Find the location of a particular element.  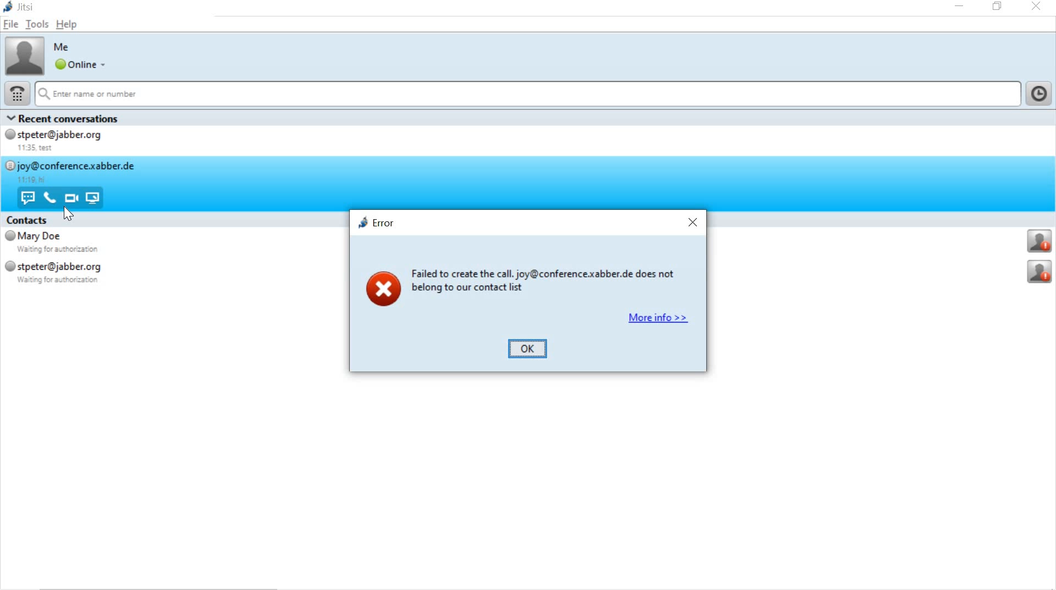

cursor is located at coordinates (69, 215).